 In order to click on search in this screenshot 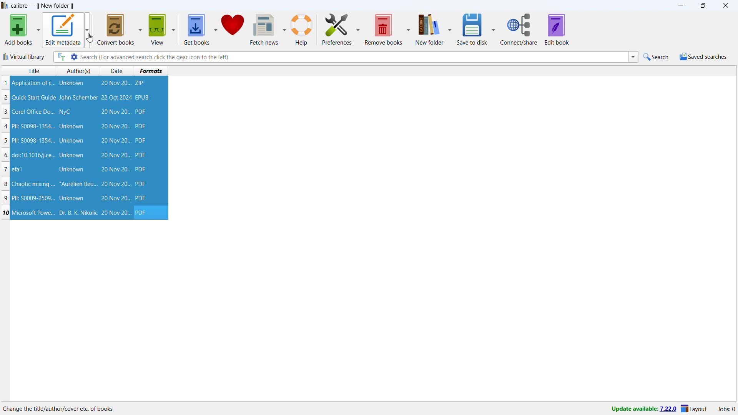, I will do `click(657, 56)`.